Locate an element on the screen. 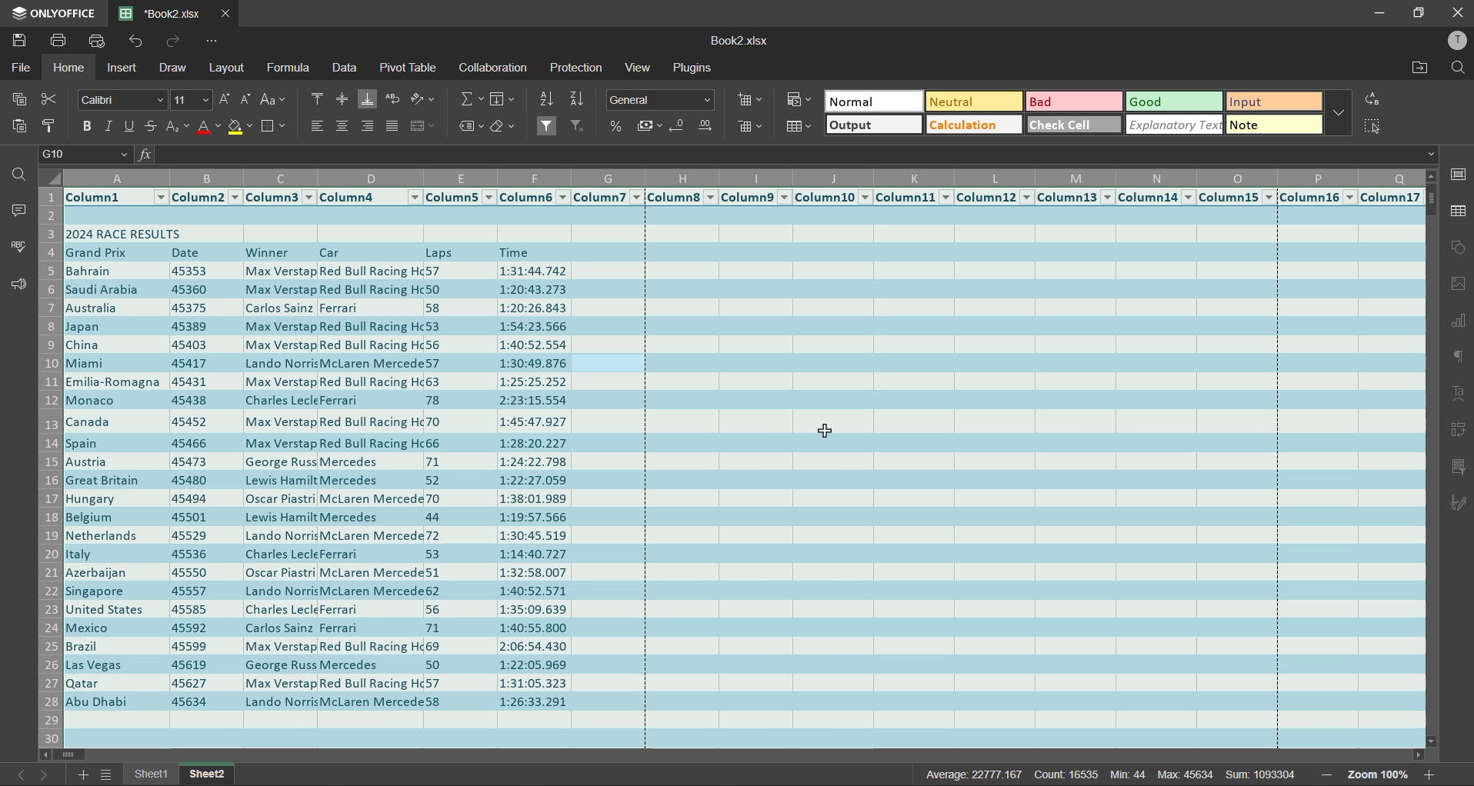 The image size is (1474, 786). plugins is located at coordinates (692, 70).